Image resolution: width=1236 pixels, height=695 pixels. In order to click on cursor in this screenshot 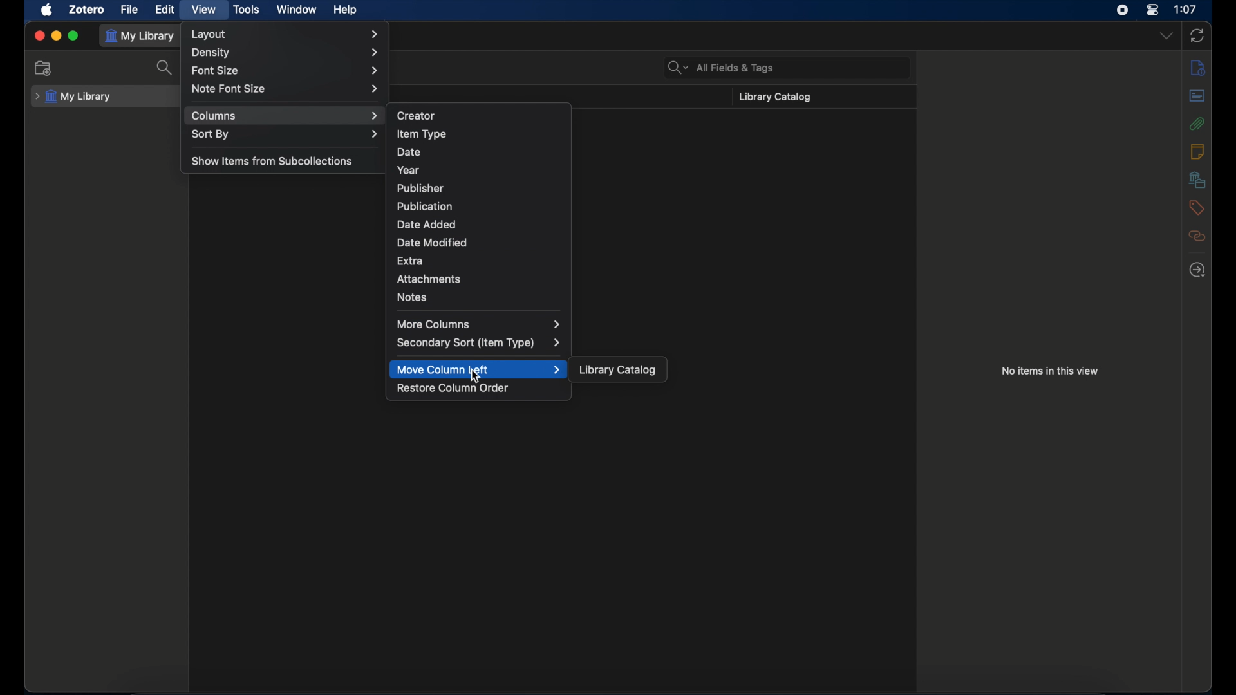, I will do `click(476, 377)`.